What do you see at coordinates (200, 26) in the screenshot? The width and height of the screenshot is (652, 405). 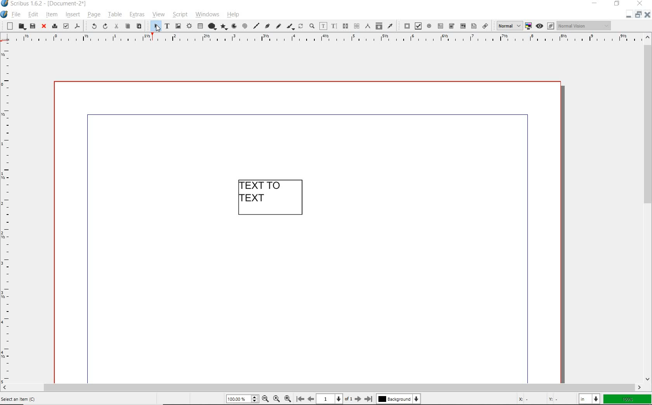 I see `table` at bounding box center [200, 26].